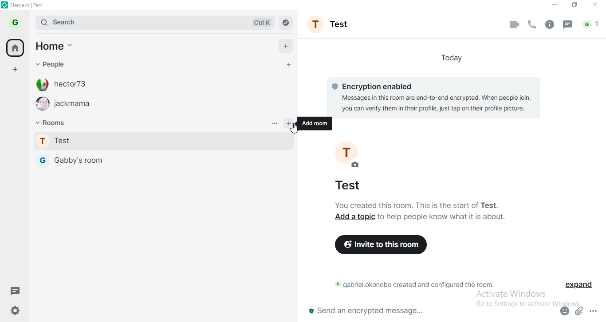 Image resolution: width=606 pixels, height=322 pixels. Describe the element at coordinates (315, 123) in the screenshot. I see `add room` at that location.